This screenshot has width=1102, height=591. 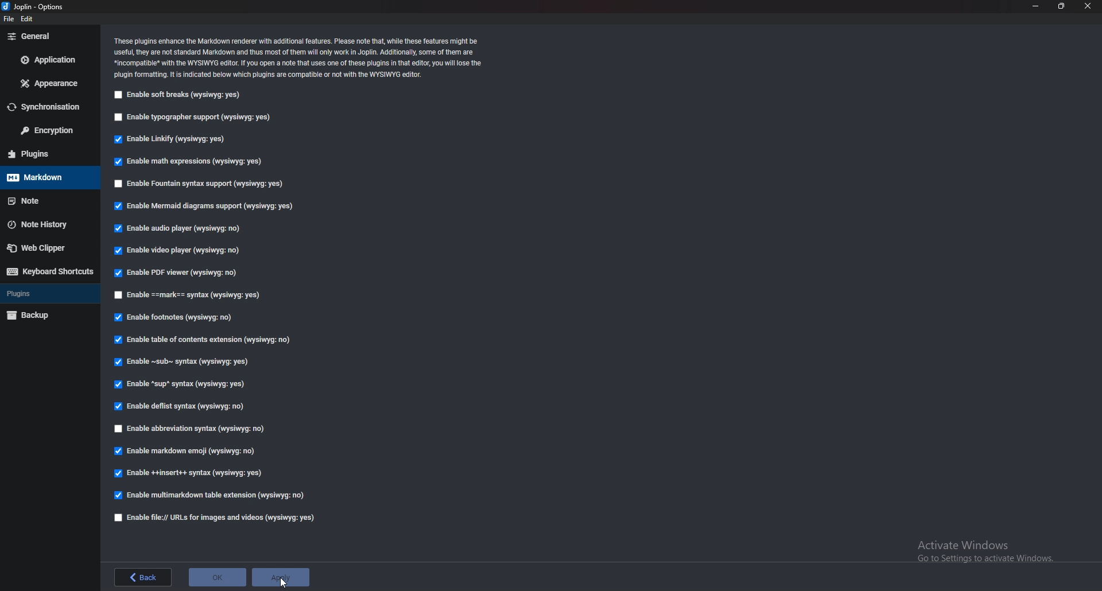 I want to click on enable multimark down table extension, so click(x=212, y=495).